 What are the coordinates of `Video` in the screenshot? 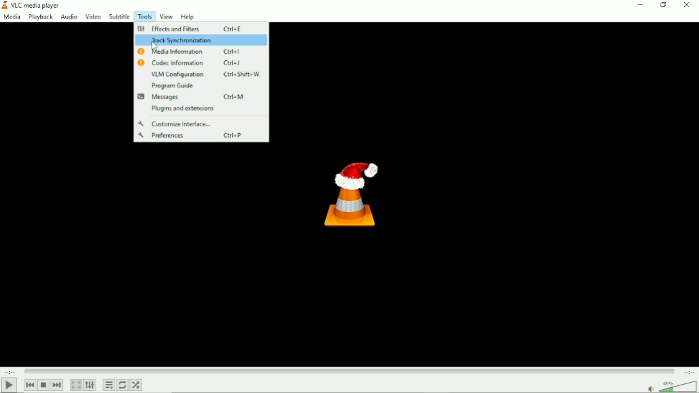 It's located at (93, 17).